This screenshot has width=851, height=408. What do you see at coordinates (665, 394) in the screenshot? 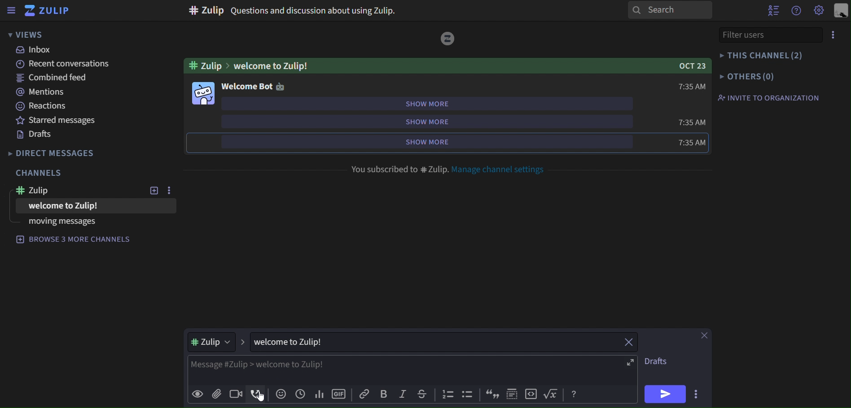
I see `send` at bounding box center [665, 394].